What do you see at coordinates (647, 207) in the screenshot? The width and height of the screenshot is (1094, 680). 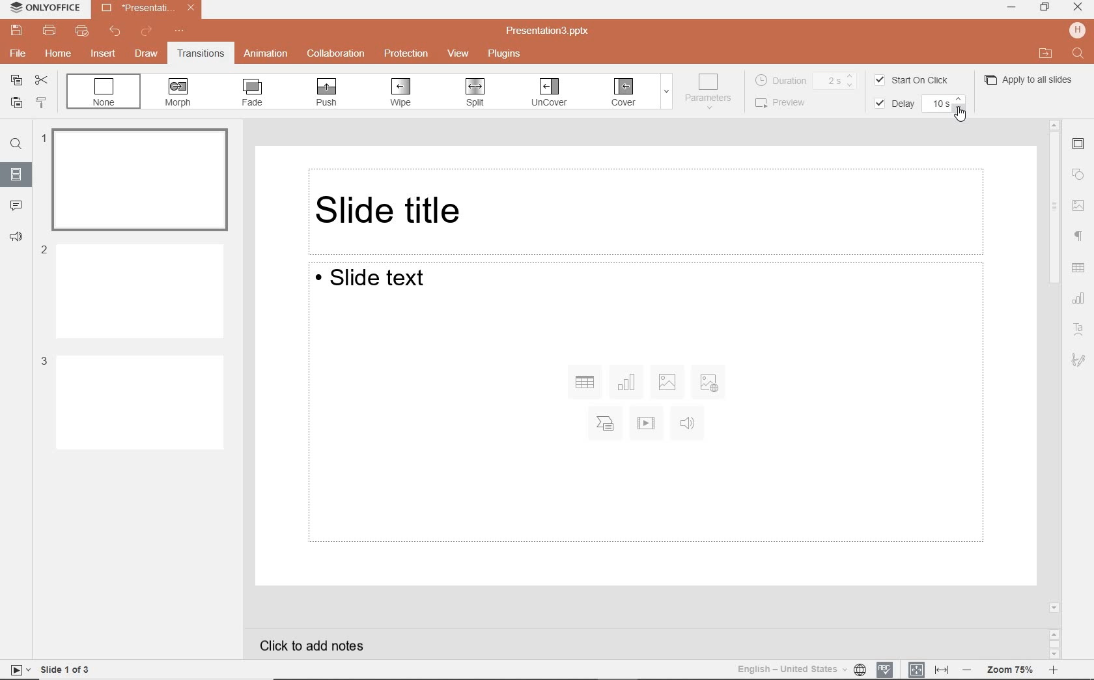 I see `Slide title` at bounding box center [647, 207].